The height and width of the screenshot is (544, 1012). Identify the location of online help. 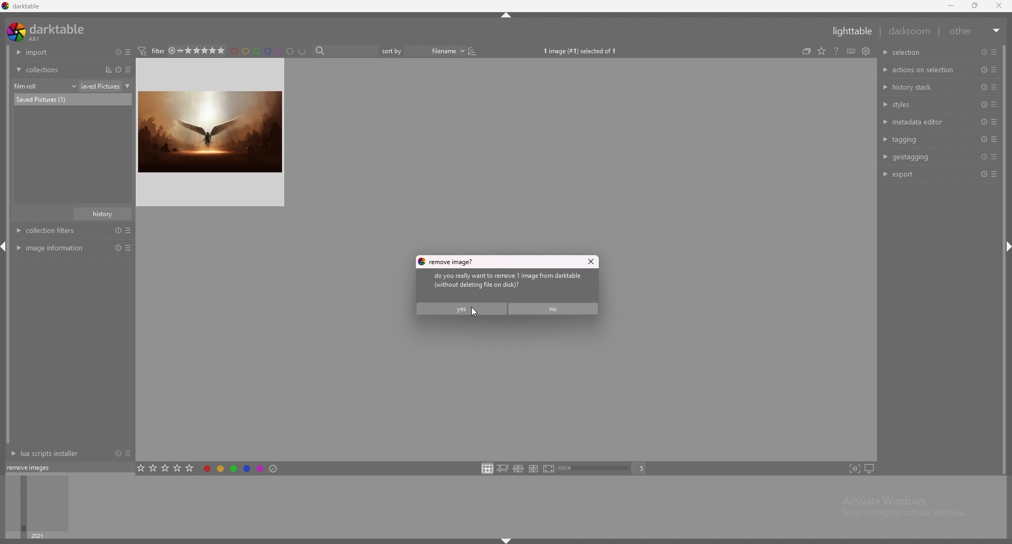
(850, 51).